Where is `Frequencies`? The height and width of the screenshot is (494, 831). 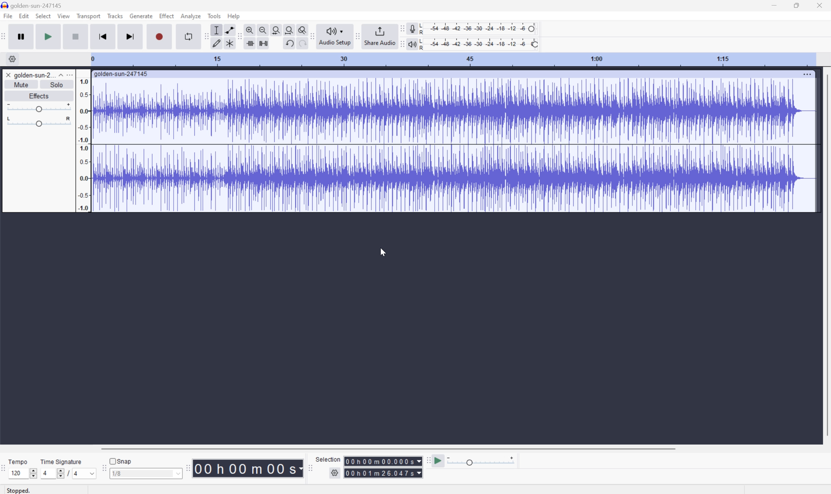 Frequencies is located at coordinates (84, 145).